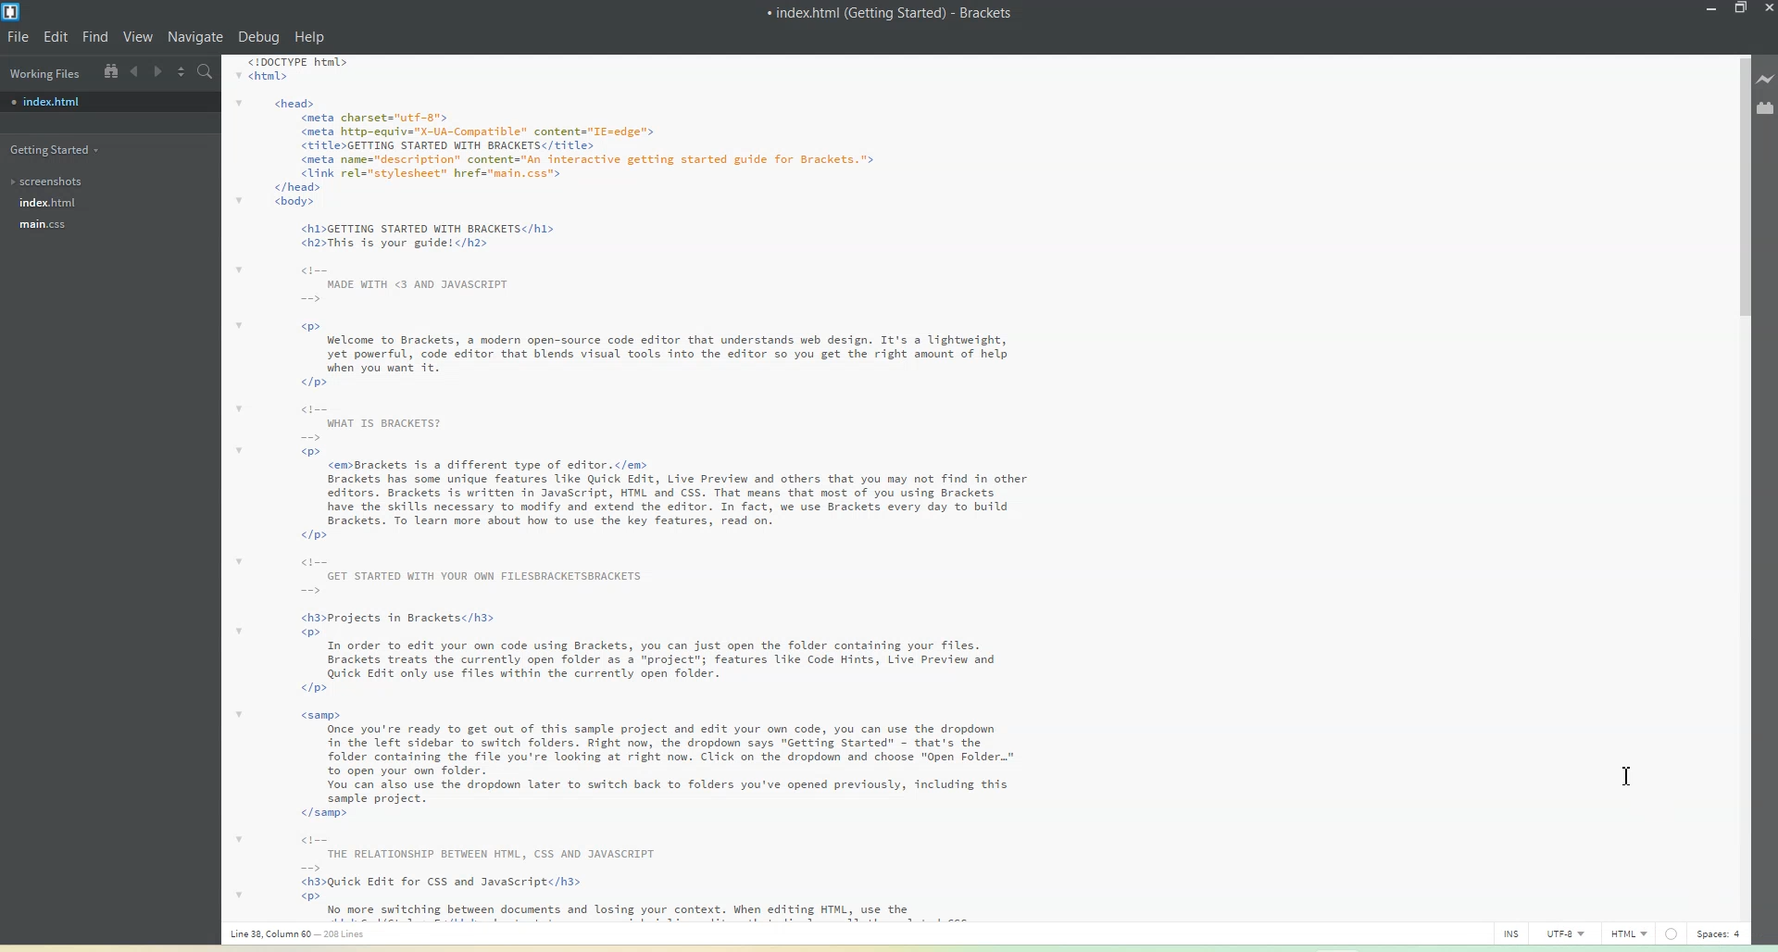 Image resolution: width=1778 pixels, height=952 pixels. What do you see at coordinates (195, 38) in the screenshot?
I see `Navigate` at bounding box center [195, 38].